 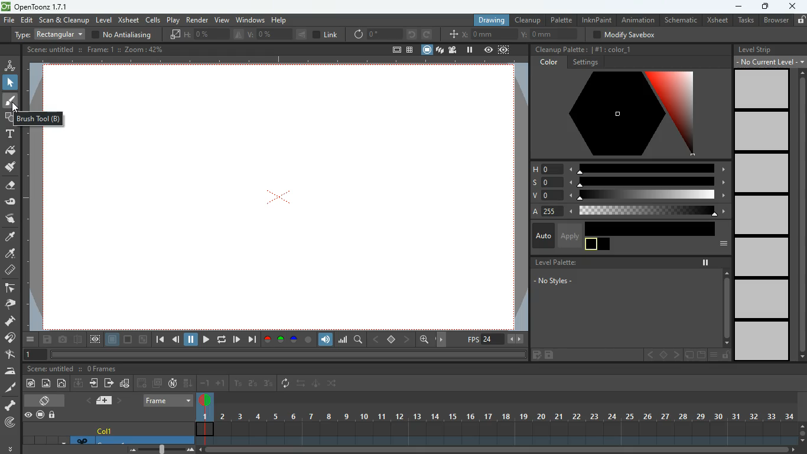 What do you see at coordinates (27, 20) in the screenshot?
I see `edit` at bounding box center [27, 20].